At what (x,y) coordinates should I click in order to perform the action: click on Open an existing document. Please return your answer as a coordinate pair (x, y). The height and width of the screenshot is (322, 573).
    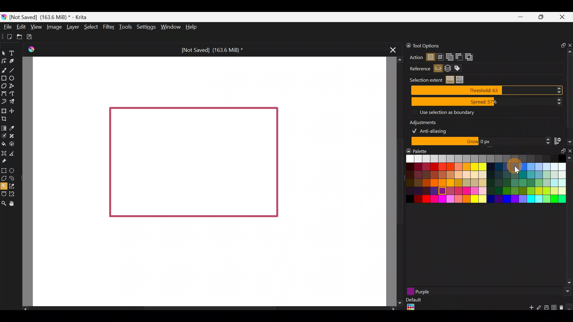
    Looking at the image, I should click on (19, 36).